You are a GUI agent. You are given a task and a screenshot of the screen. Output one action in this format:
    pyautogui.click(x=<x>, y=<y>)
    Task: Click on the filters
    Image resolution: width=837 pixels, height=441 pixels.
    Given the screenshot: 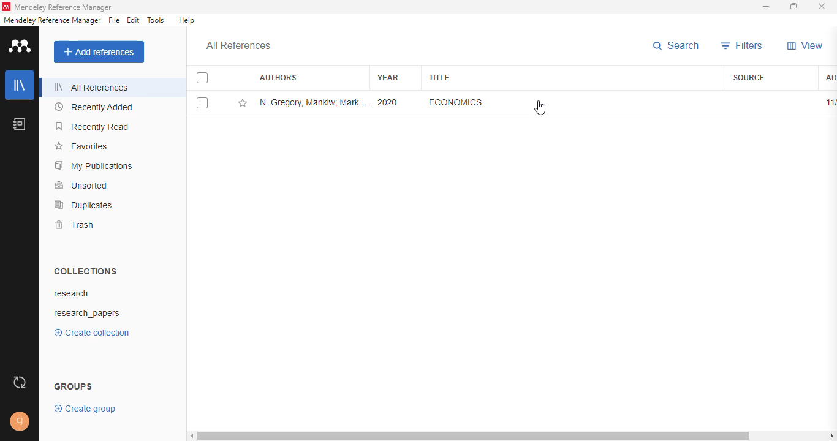 What is the action you would take?
    pyautogui.click(x=742, y=45)
    